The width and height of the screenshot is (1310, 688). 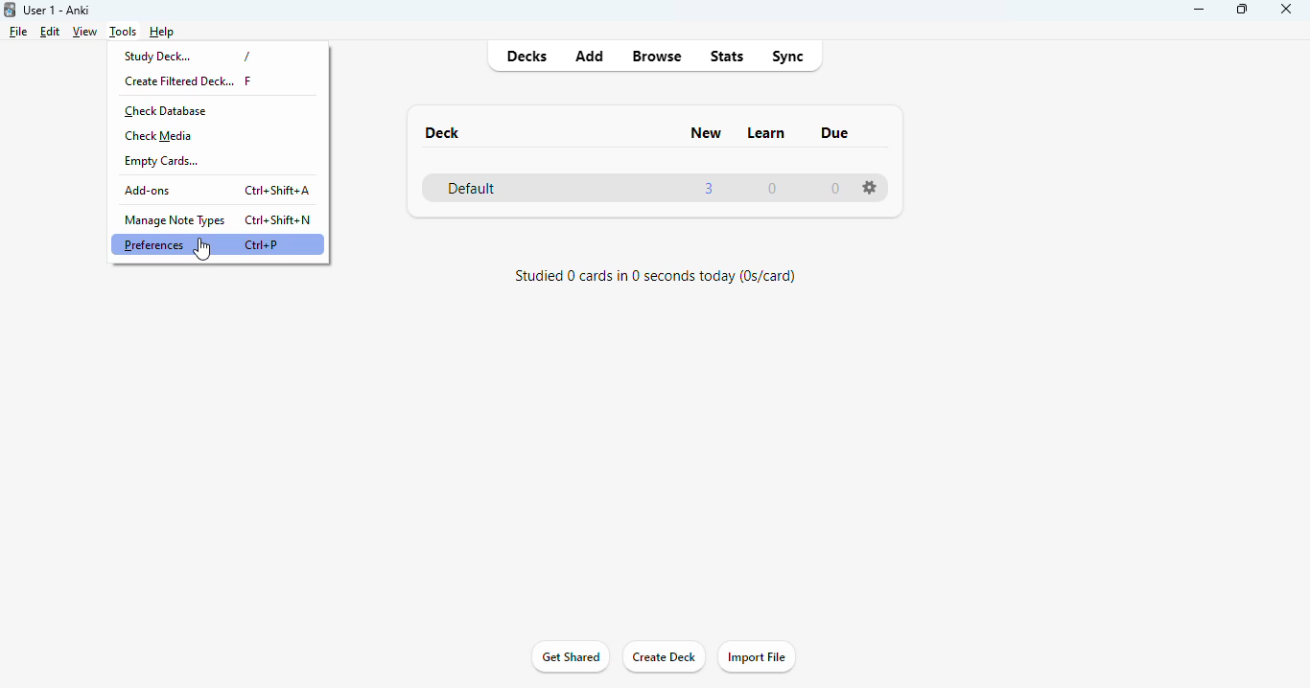 I want to click on maximize, so click(x=1242, y=10).